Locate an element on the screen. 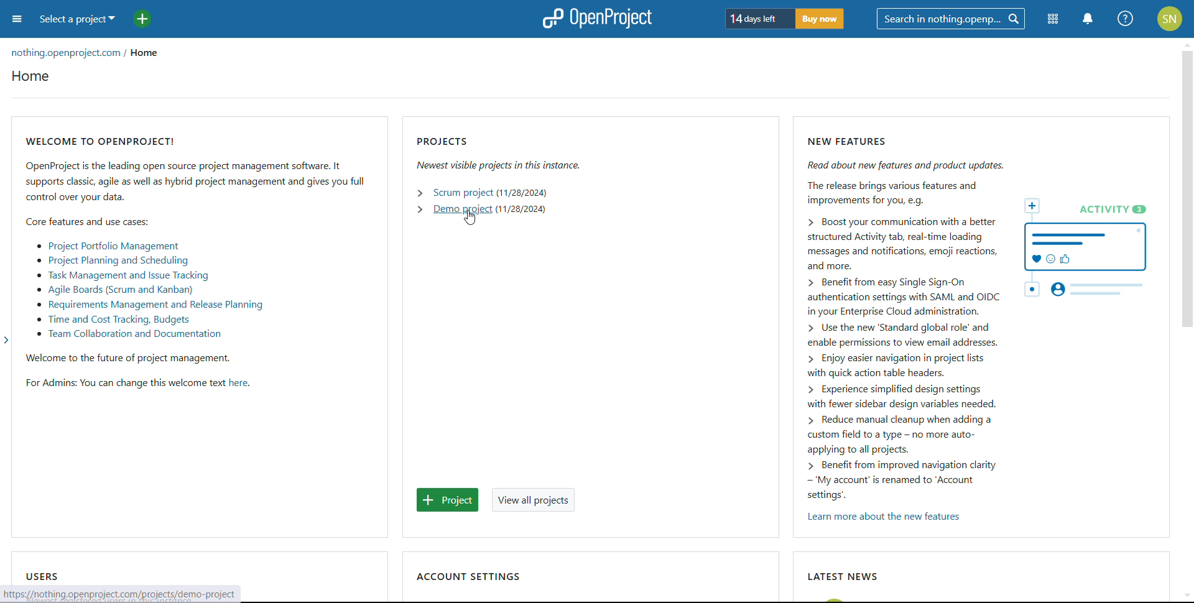 The image size is (1194, 603). users is located at coordinates (42, 576).